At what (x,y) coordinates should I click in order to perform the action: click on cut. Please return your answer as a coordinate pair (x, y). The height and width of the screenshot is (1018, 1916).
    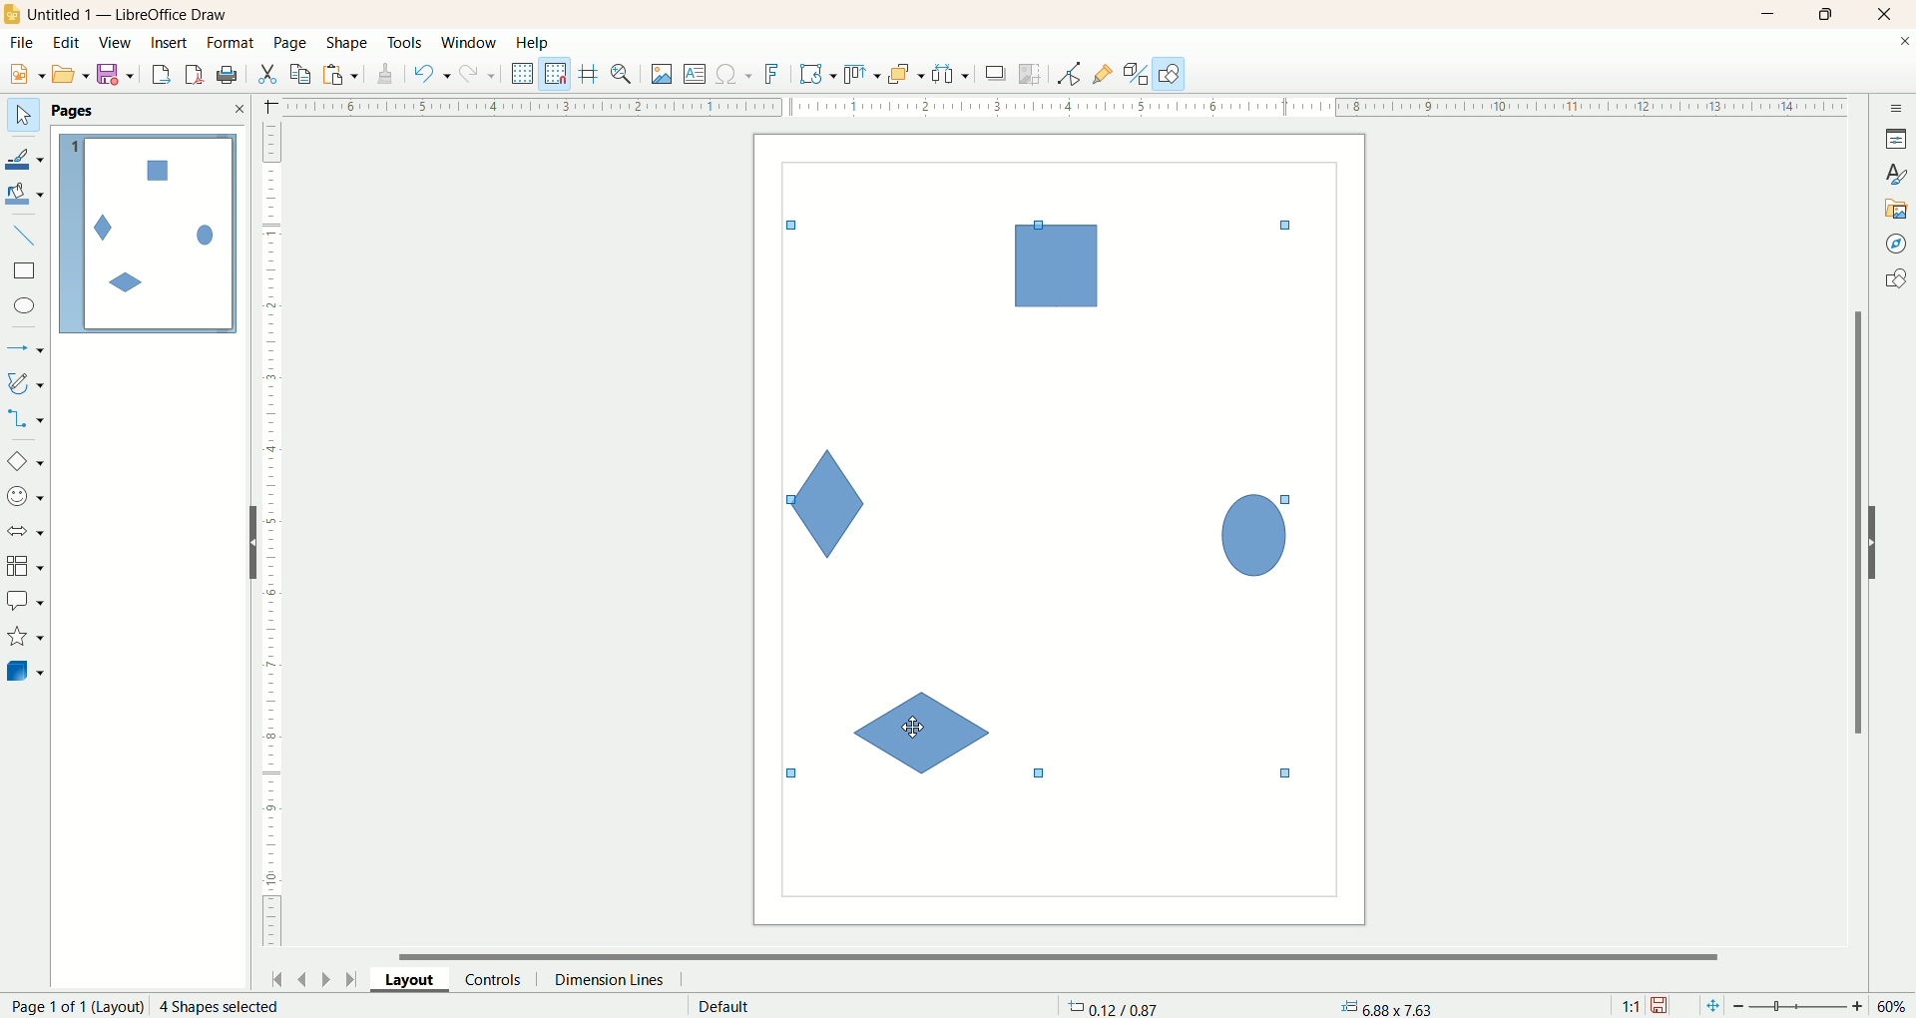
    Looking at the image, I should click on (266, 74).